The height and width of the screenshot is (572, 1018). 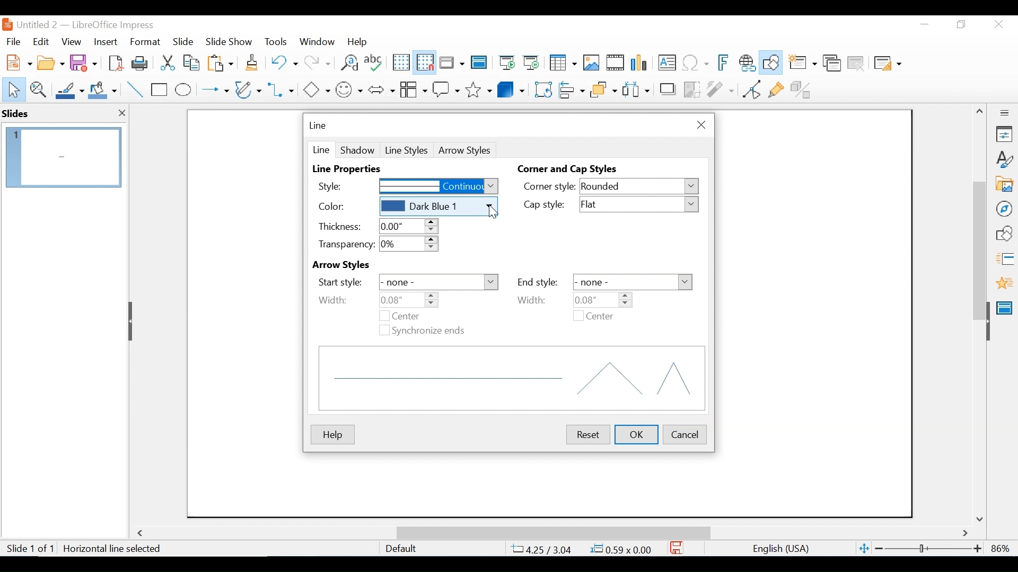 What do you see at coordinates (50, 61) in the screenshot?
I see `Open` at bounding box center [50, 61].